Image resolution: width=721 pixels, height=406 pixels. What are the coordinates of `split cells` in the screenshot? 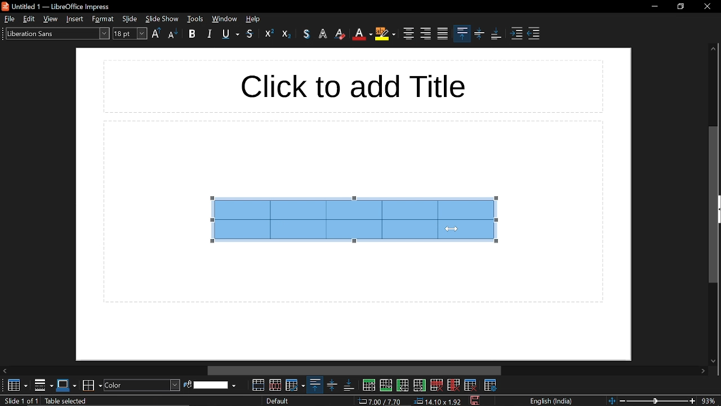 It's located at (275, 385).